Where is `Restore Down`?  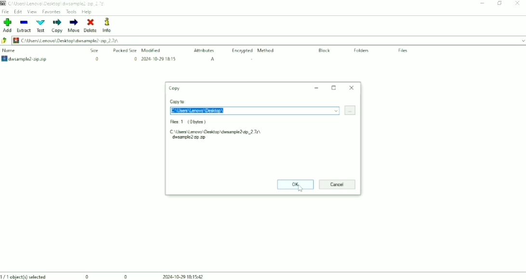 Restore Down is located at coordinates (500, 3).